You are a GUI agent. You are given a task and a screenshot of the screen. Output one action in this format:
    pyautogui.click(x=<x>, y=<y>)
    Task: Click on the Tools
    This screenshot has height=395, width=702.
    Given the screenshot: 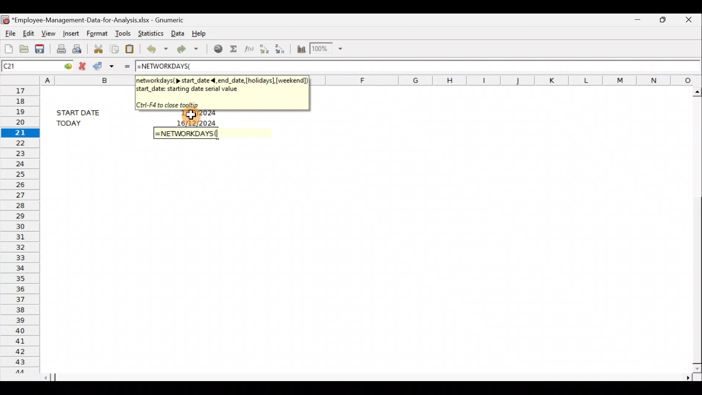 What is the action you would take?
    pyautogui.click(x=122, y=31)
    